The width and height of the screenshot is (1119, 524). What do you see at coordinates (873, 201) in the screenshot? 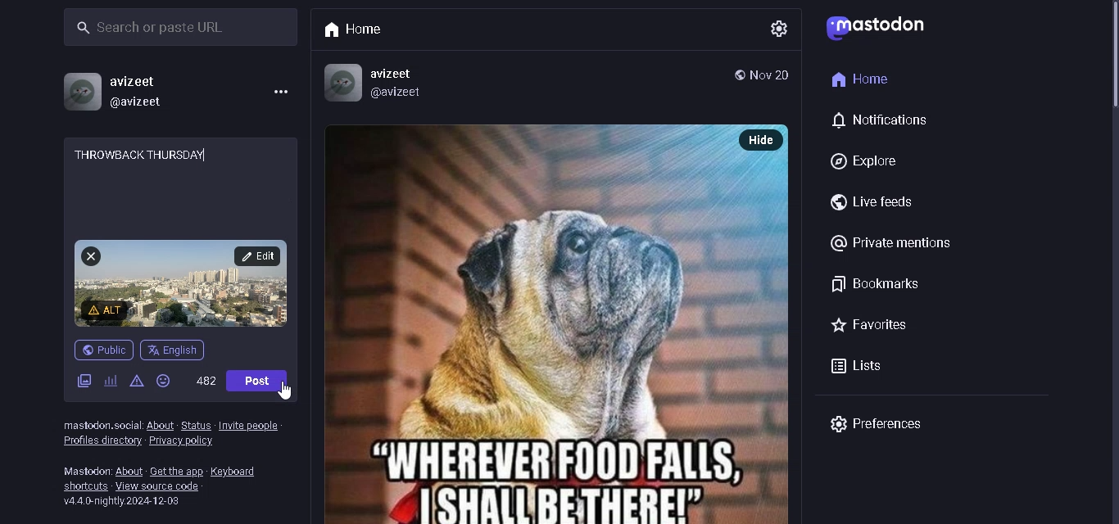
I see `live feeds` at bounding box center [873, 201].